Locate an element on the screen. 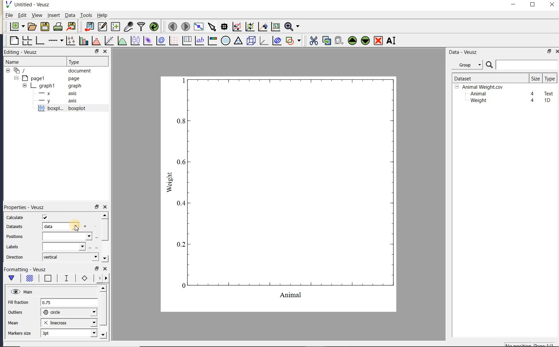 Image resolution: width=559 pixels, height=347 pixels. graph is located at coordinates (279, 193).